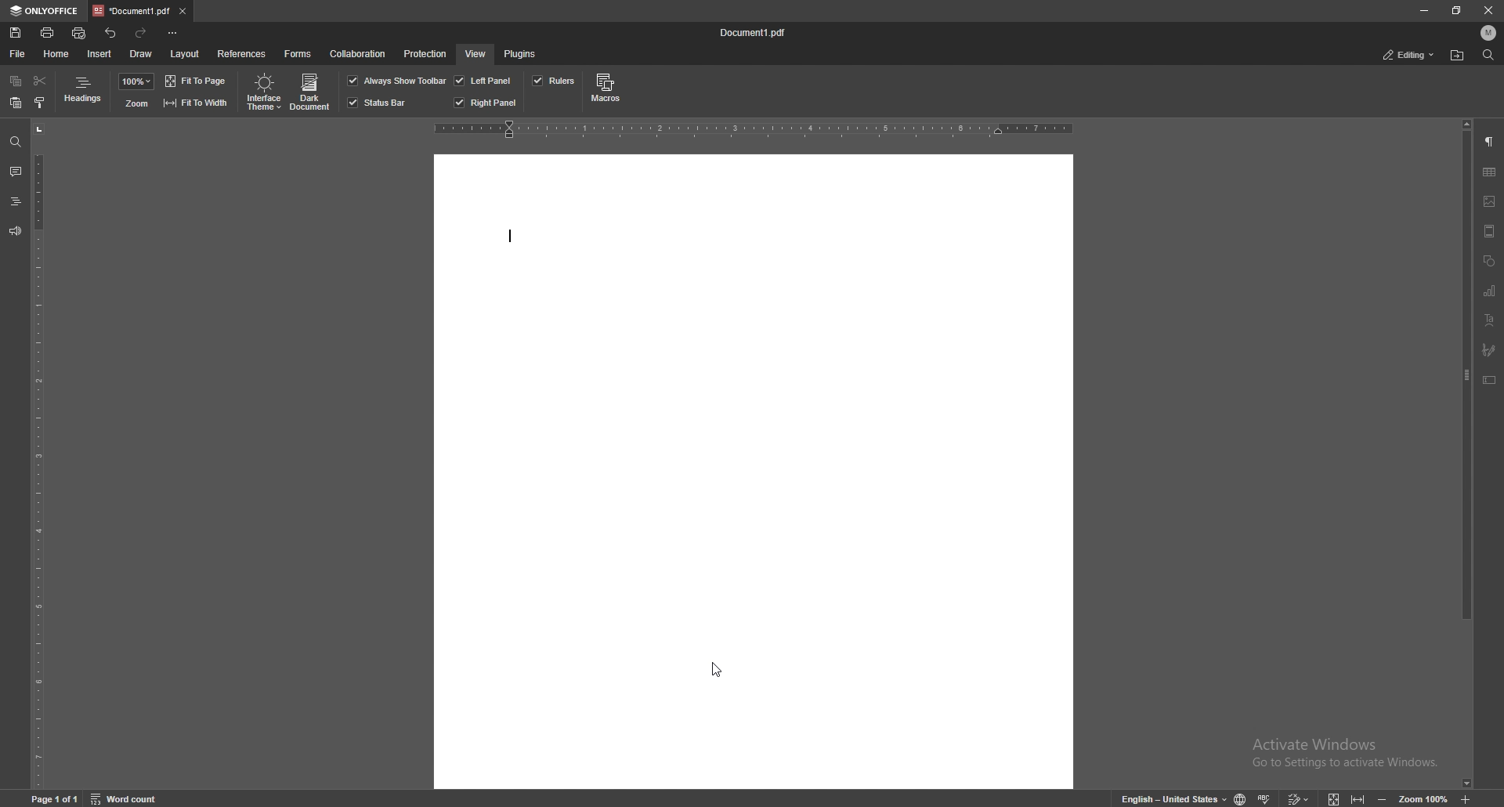  I want to click on header and footer, so click(1489, 230).